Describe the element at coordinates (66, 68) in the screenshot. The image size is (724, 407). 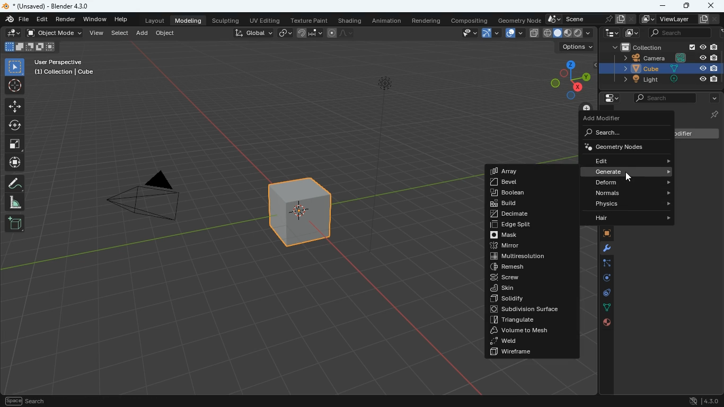
I see `user perspective` at that location.